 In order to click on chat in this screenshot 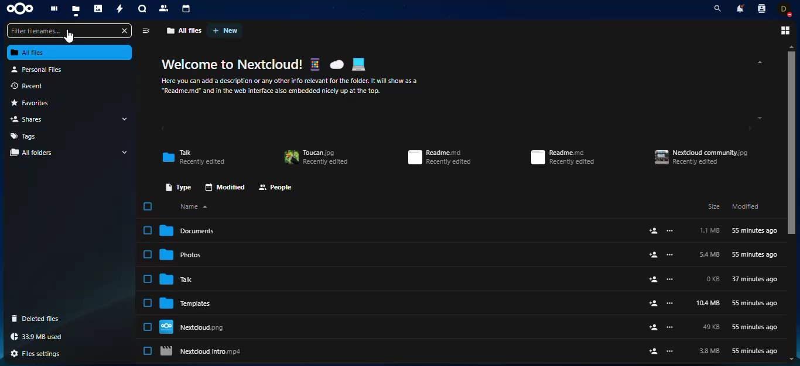, I will do `click(142, 10)`.